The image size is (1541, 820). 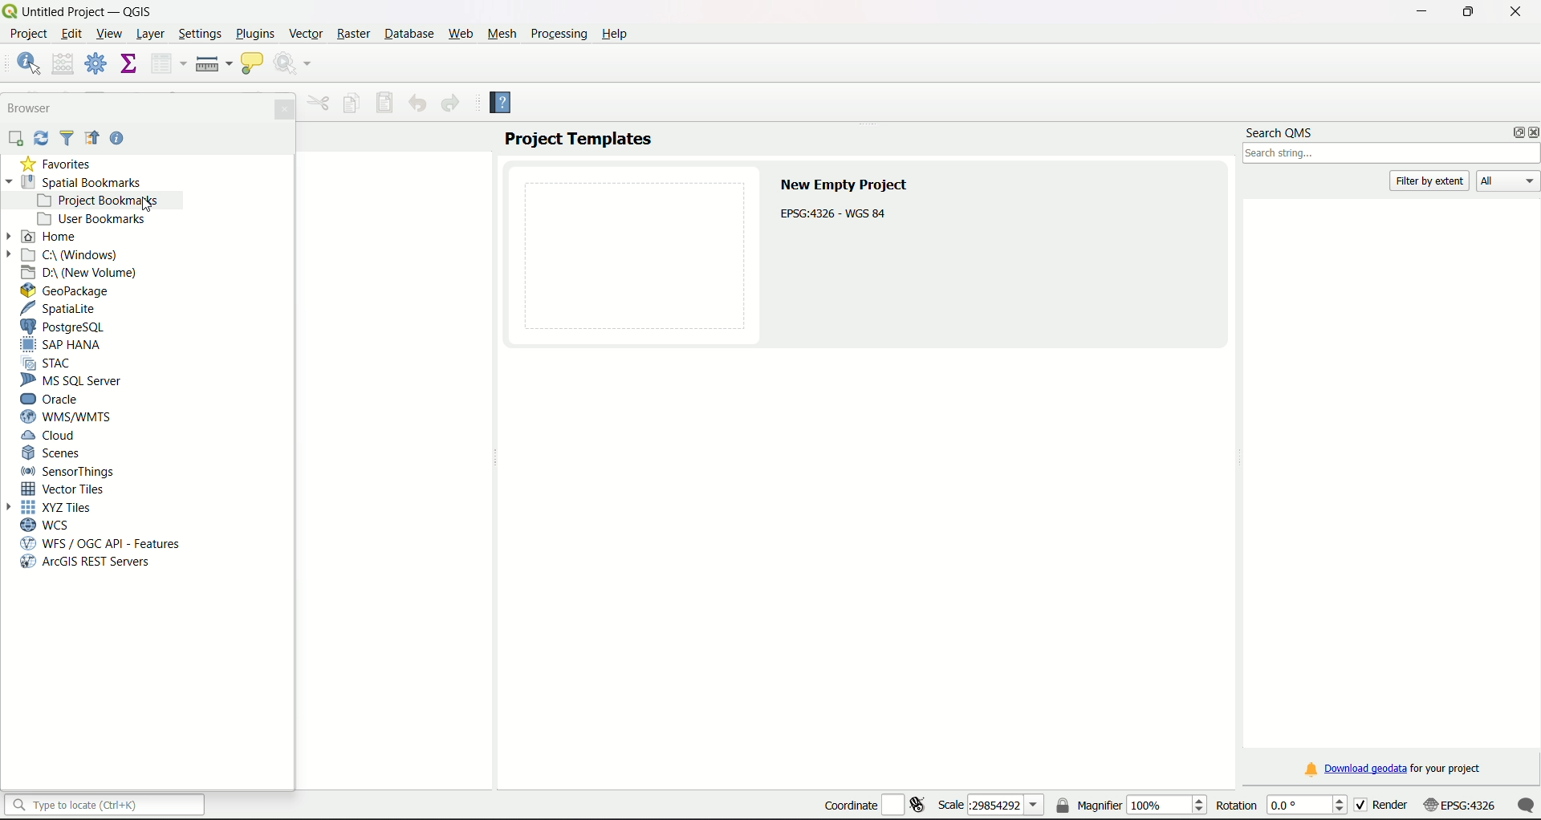 What do you see at coordinates (63, 346) in the screenshot?
I see `SAP Hana` at bounding box center [63, 346].